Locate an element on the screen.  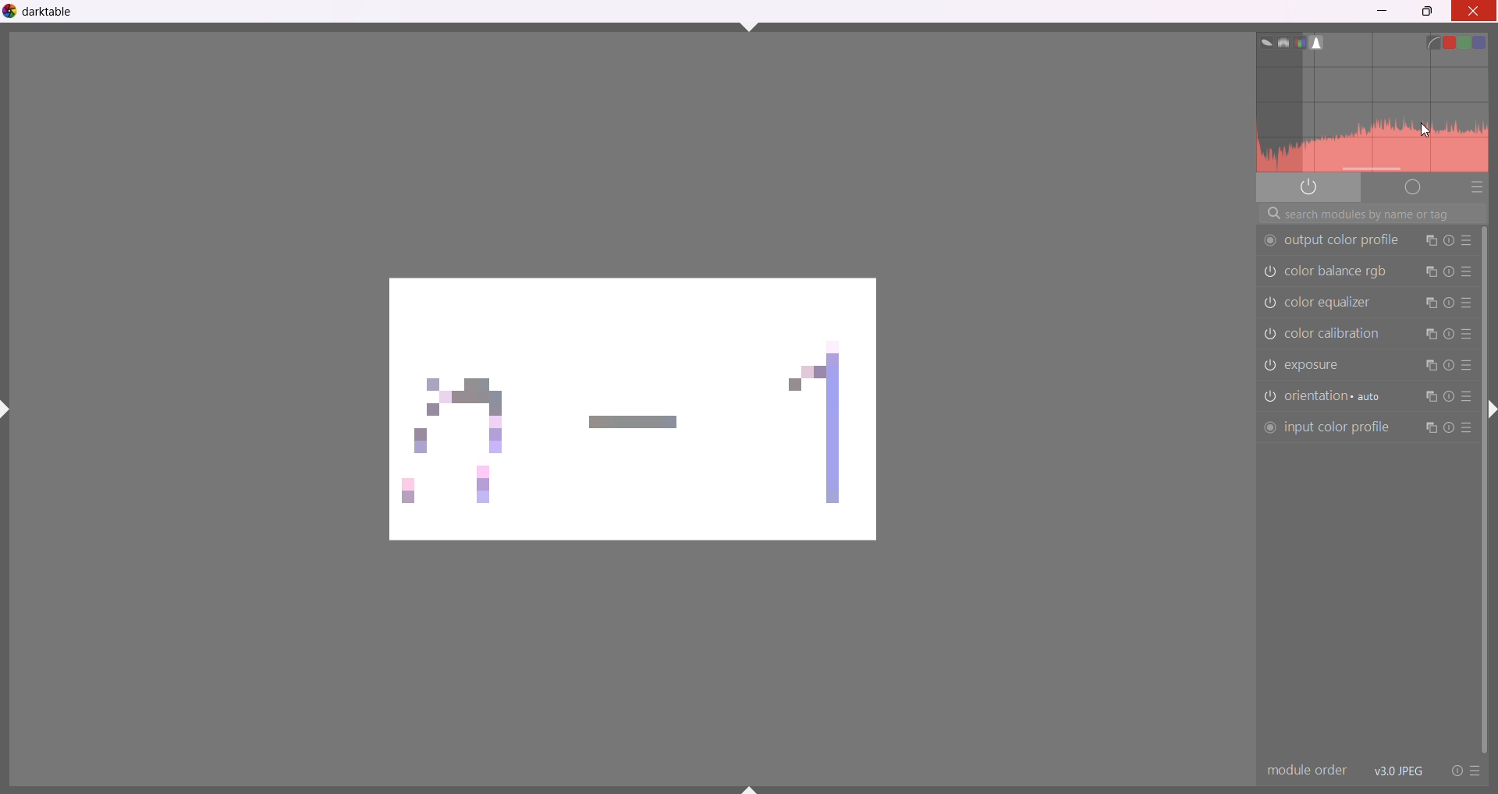
information is located at coordinates (1333, 205).